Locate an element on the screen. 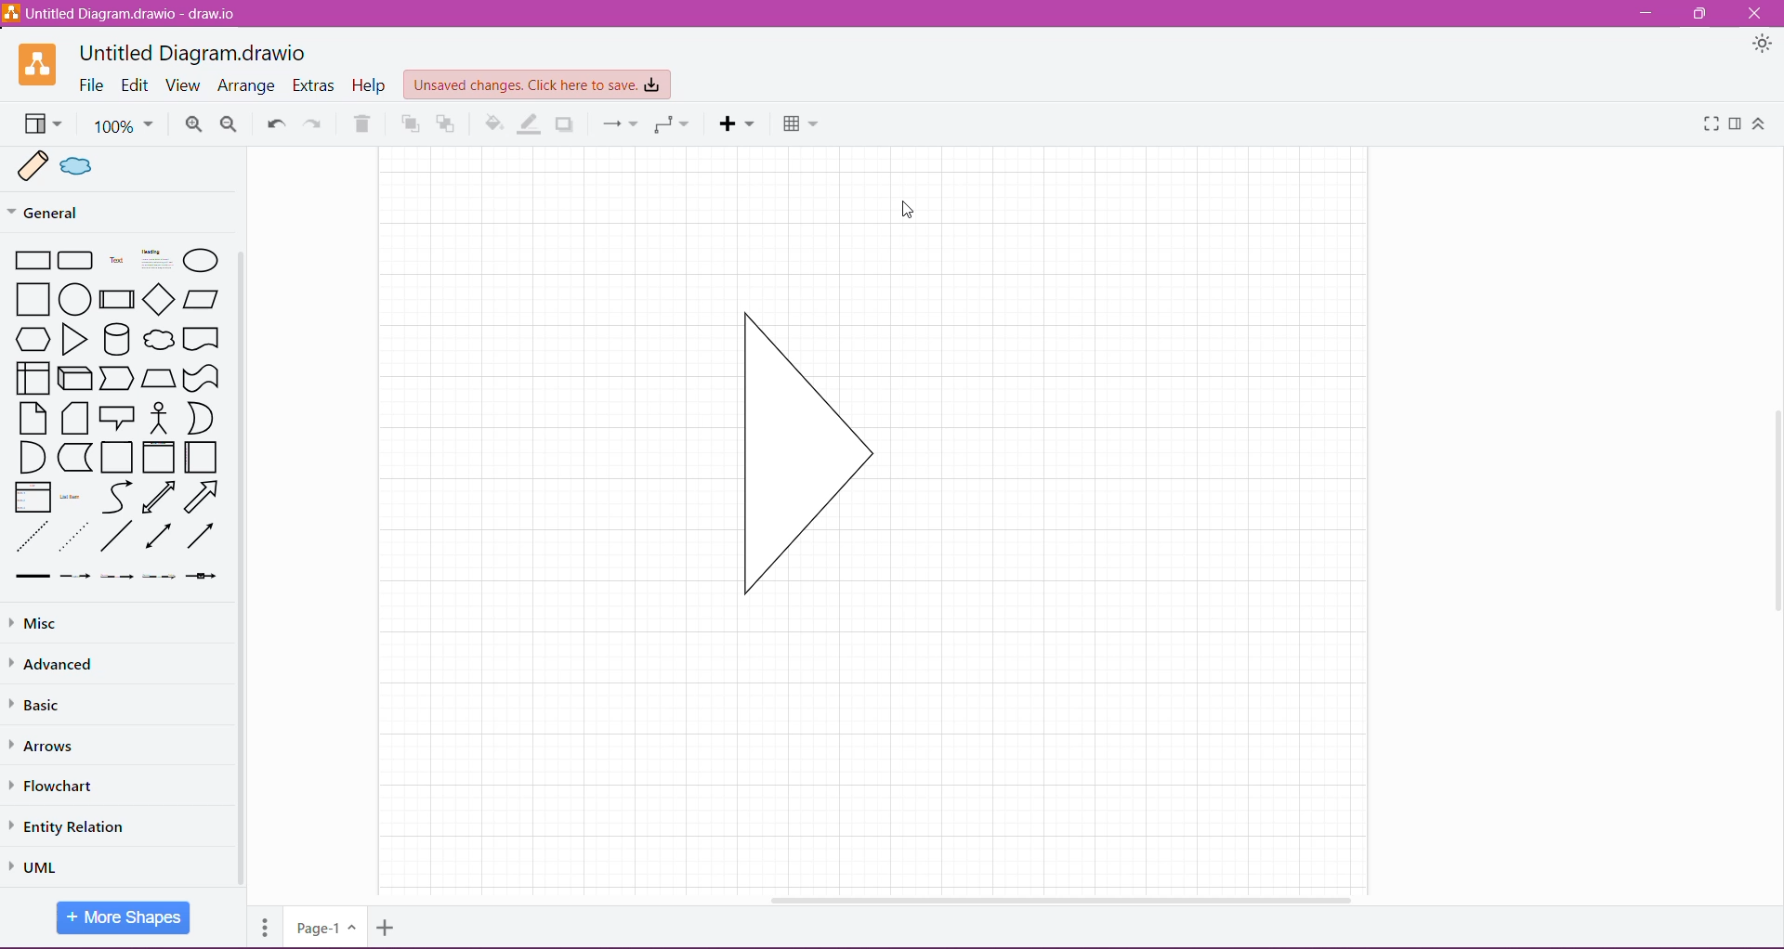 Image resolution: width=1784 pixels, height=949 pixels. Vertical Scroll Bar is located at coordinates (243, 569).